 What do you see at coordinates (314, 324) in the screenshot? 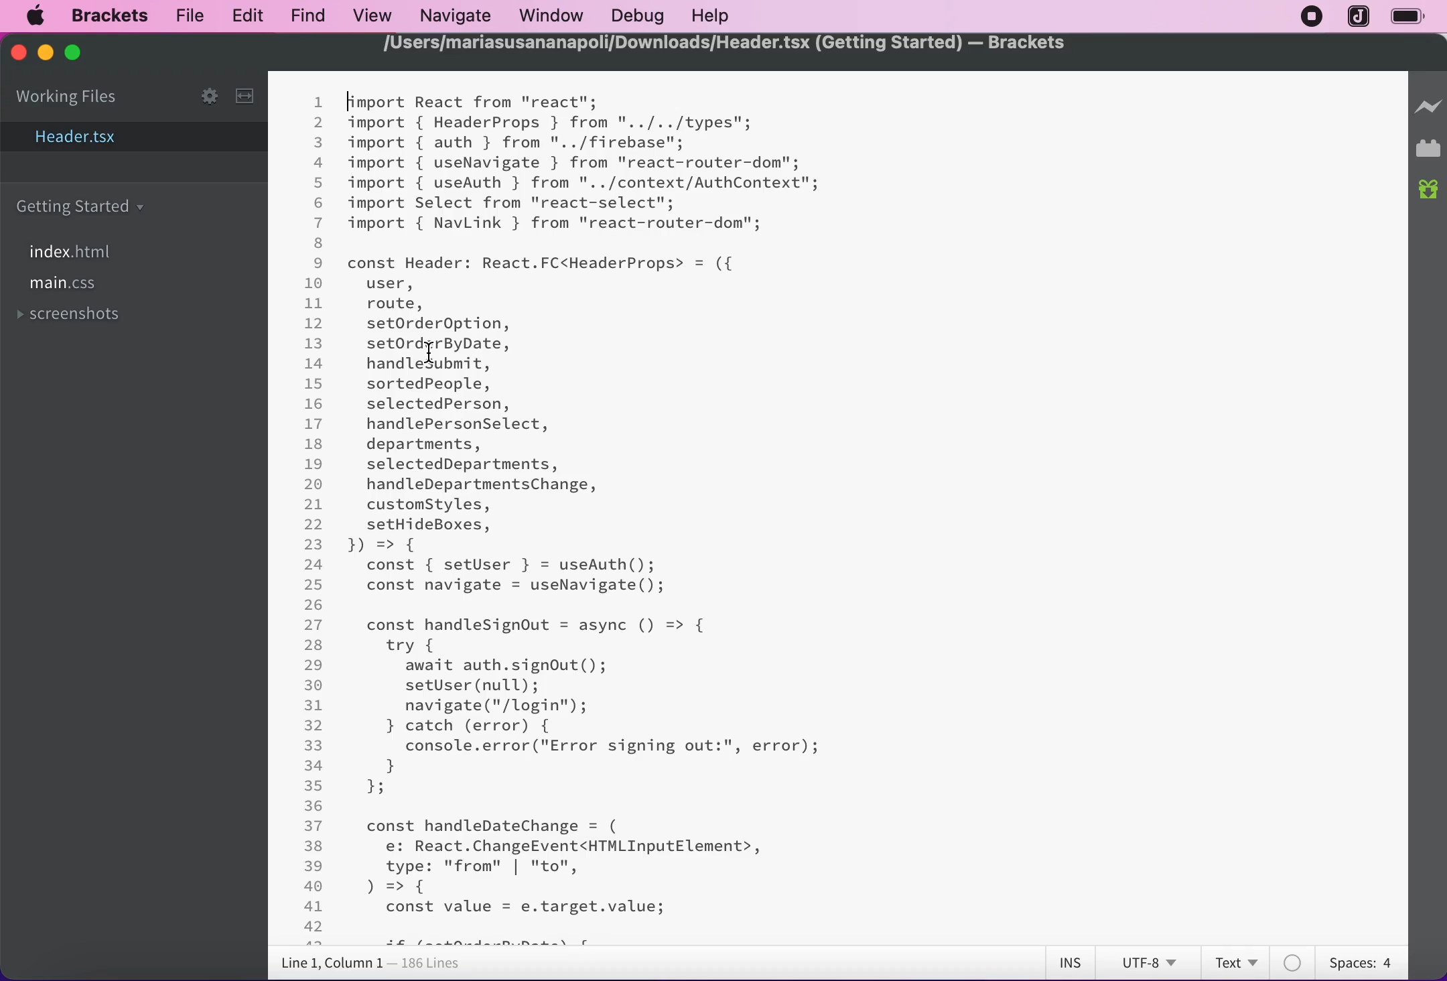
I see `12` at bounding box center [314, 324].